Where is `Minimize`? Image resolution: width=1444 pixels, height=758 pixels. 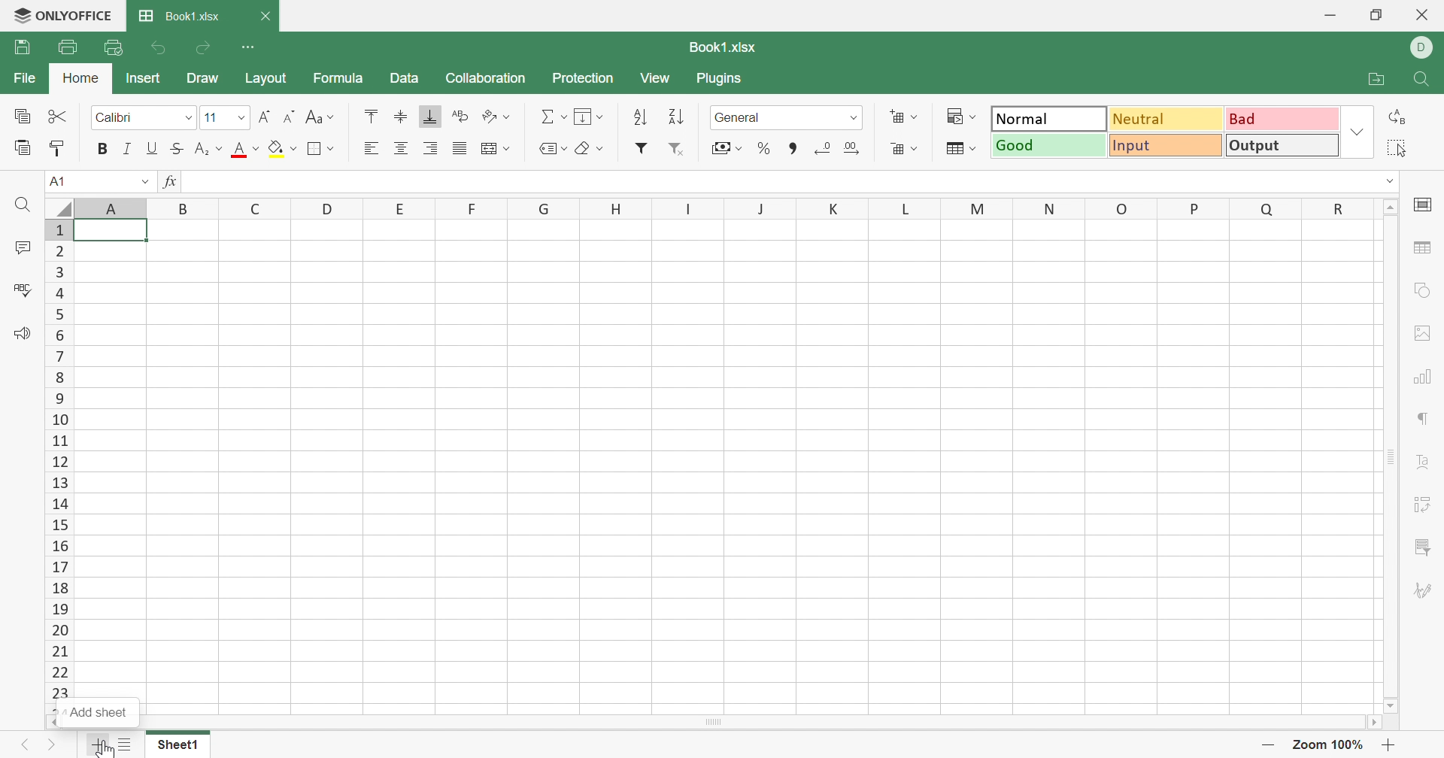 Minimize is located at coordinates (1327, 15).